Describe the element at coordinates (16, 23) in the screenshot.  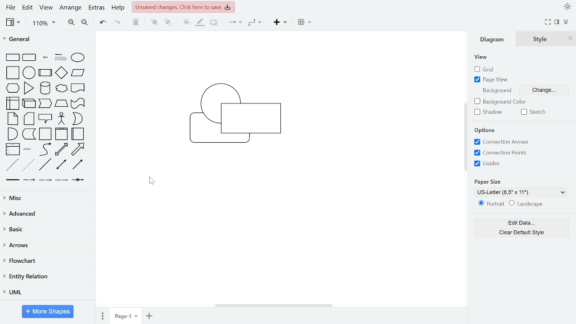
I see `view` at that location.